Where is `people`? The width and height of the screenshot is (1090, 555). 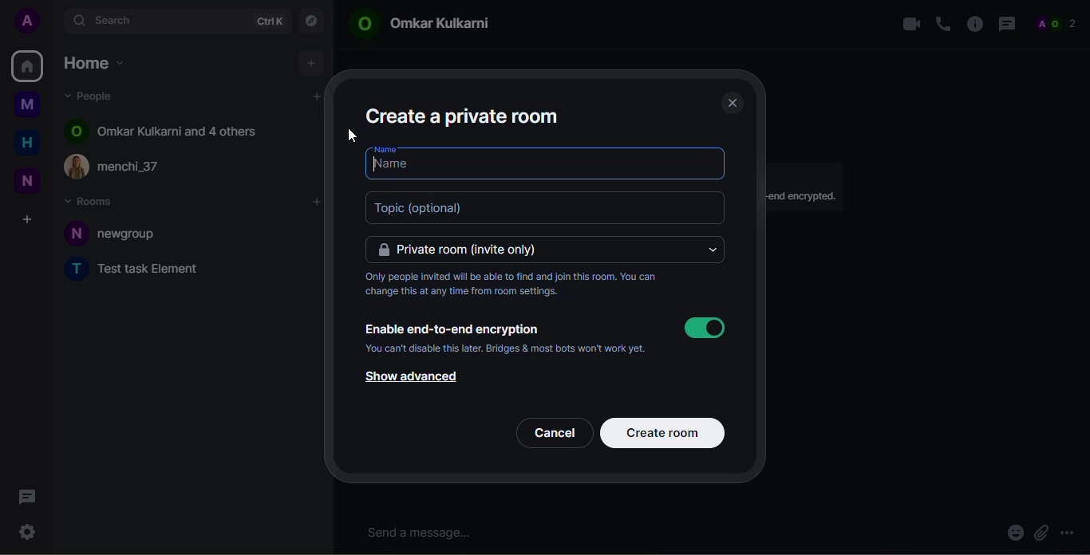 people is located at coordinates (96, 96).